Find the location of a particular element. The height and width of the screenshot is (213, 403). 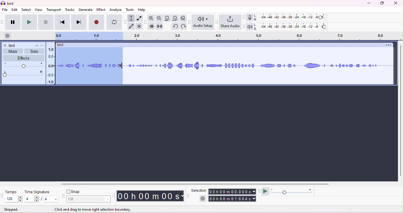

vertical scroll bar is located at coordinates (400, 111).